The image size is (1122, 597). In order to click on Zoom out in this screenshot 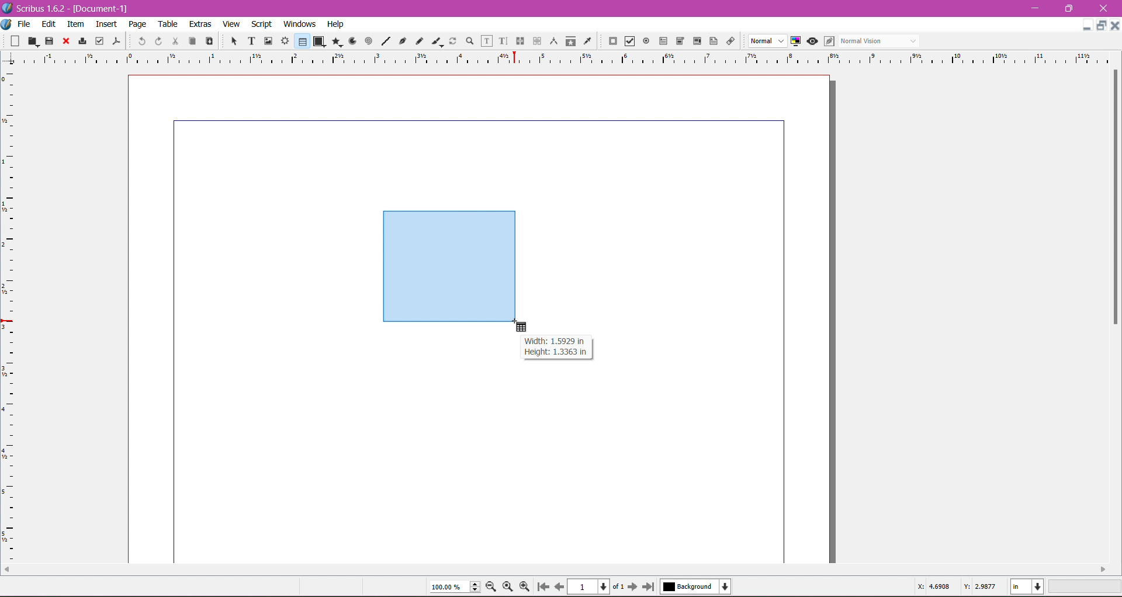, I will do `click(493, 586)`.